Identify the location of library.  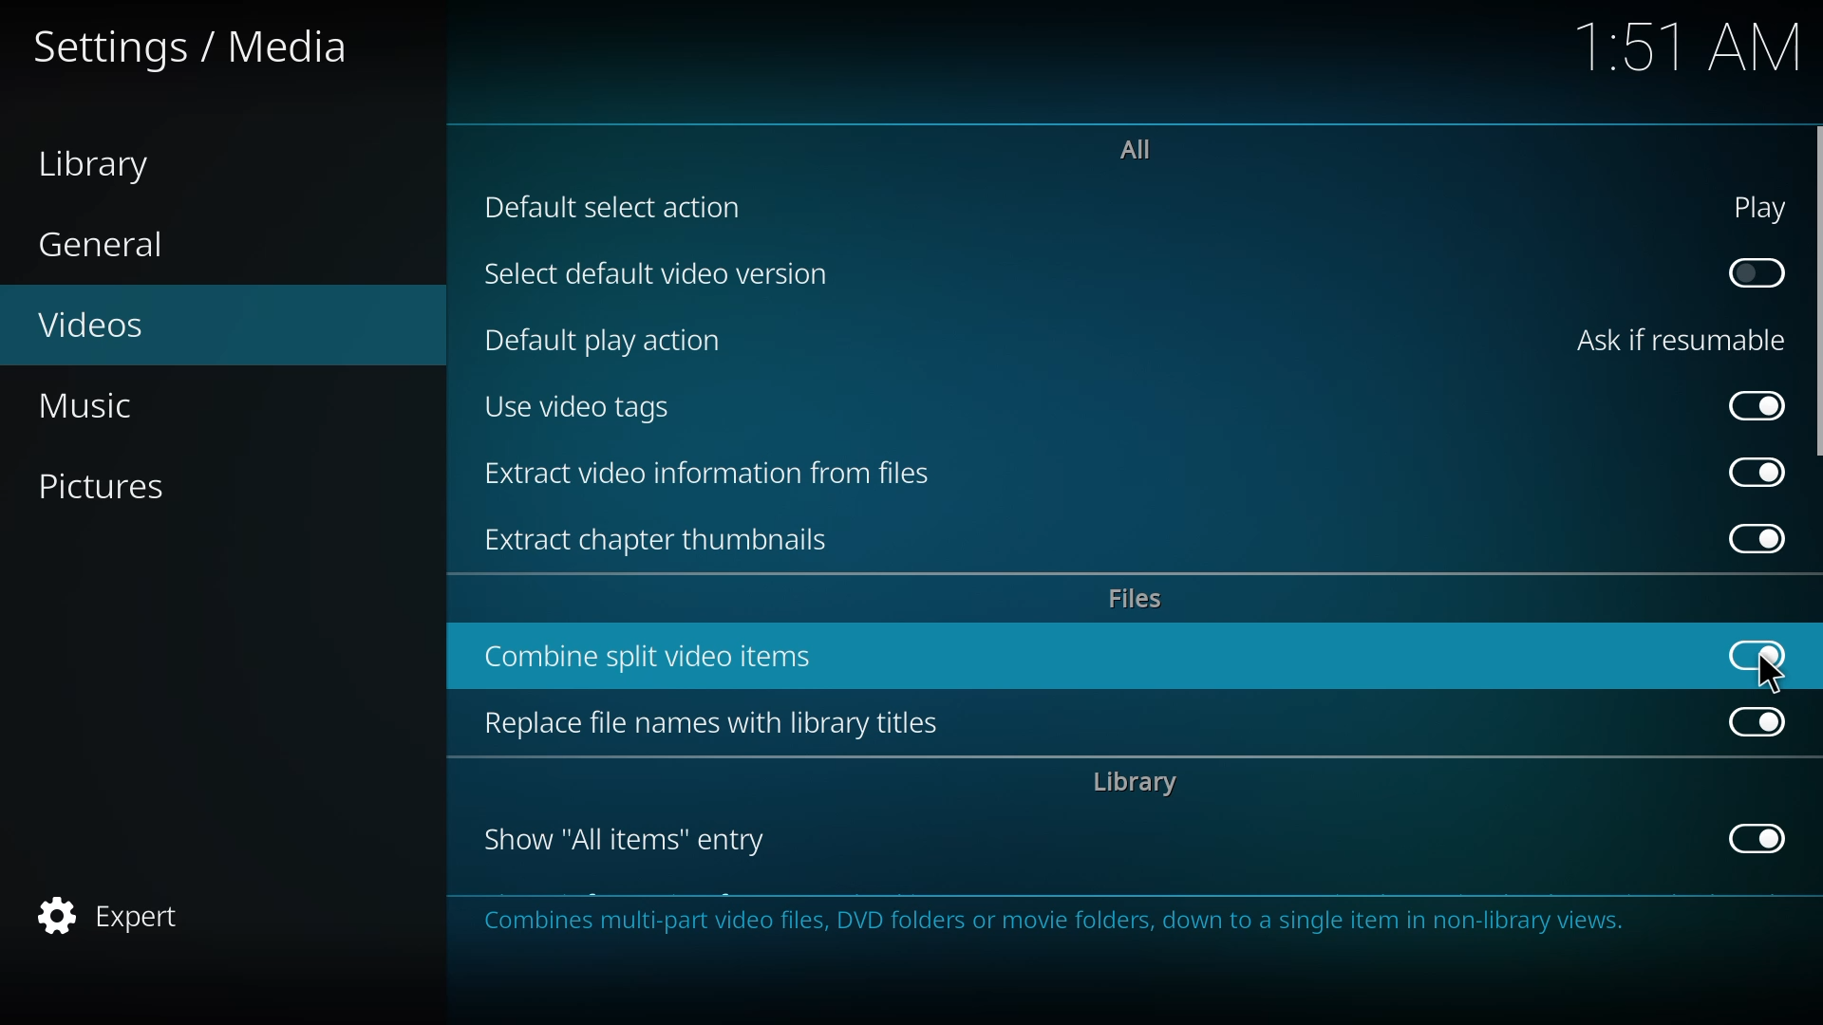
(106, 162).